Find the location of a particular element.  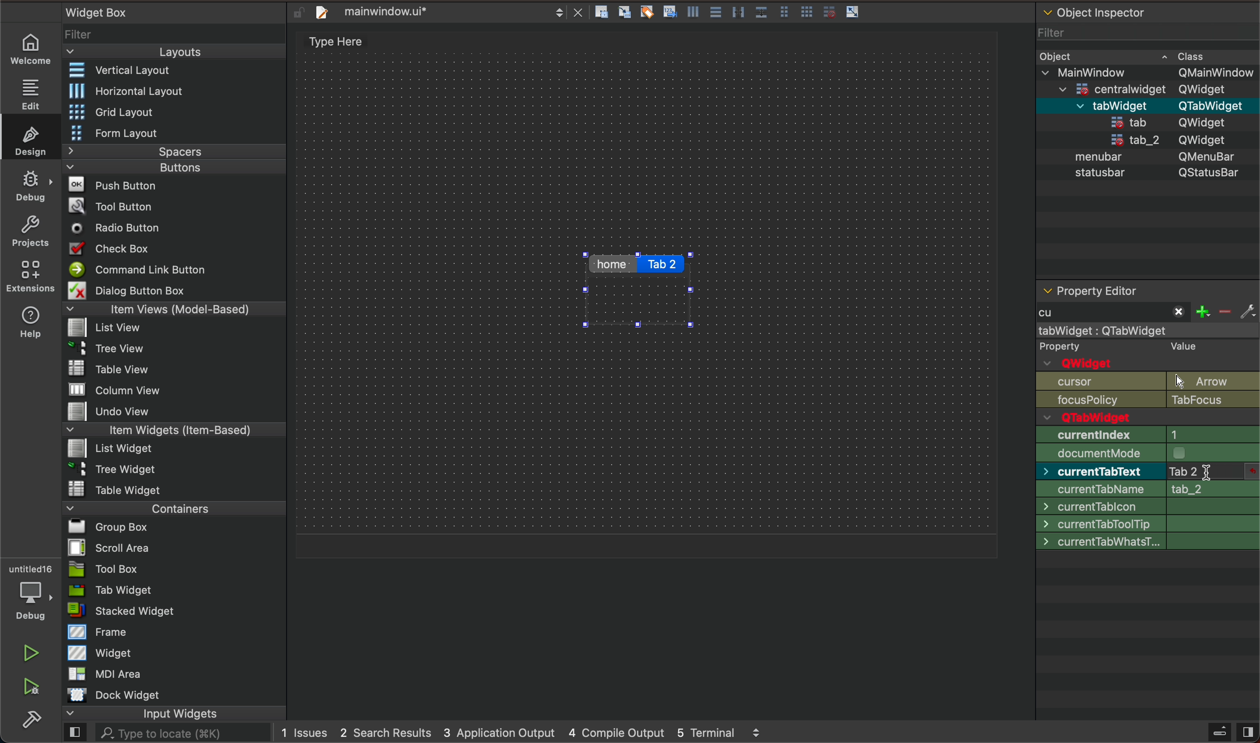

~ 3 Tree Widget is located at coordinates (105, 469).